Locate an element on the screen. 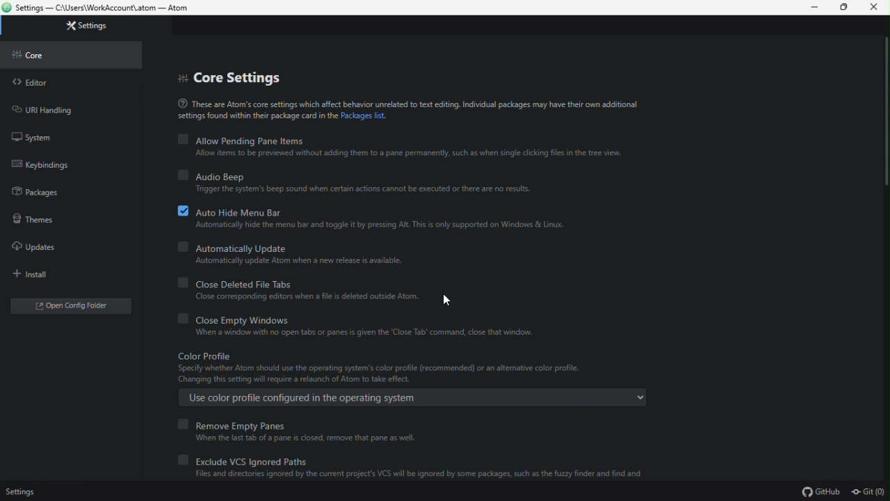  scrollbar is located at coordinates (887, 111).